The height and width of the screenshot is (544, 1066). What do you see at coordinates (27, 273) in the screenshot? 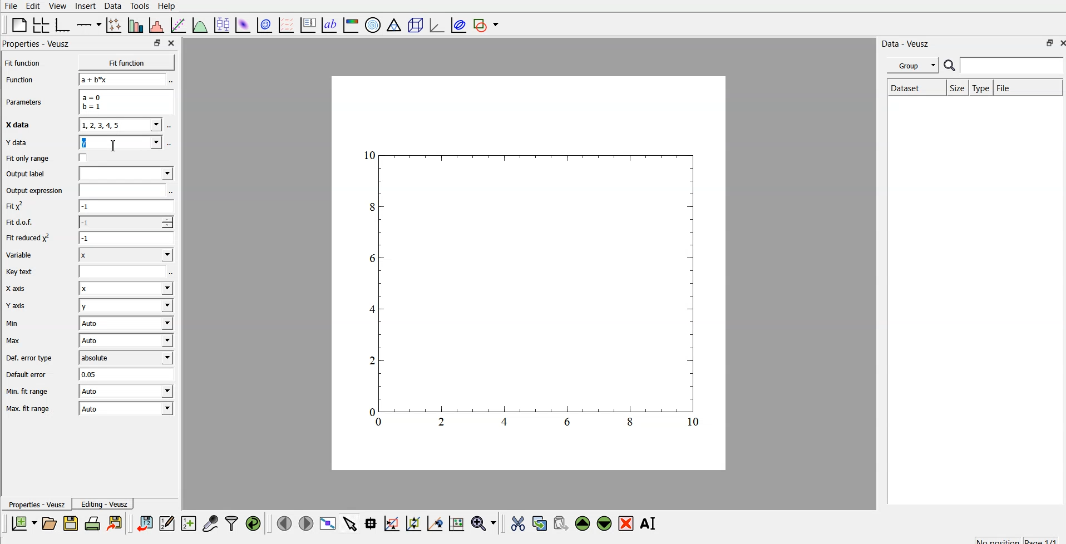
I see `Key text` at bounding box center [27, 273].